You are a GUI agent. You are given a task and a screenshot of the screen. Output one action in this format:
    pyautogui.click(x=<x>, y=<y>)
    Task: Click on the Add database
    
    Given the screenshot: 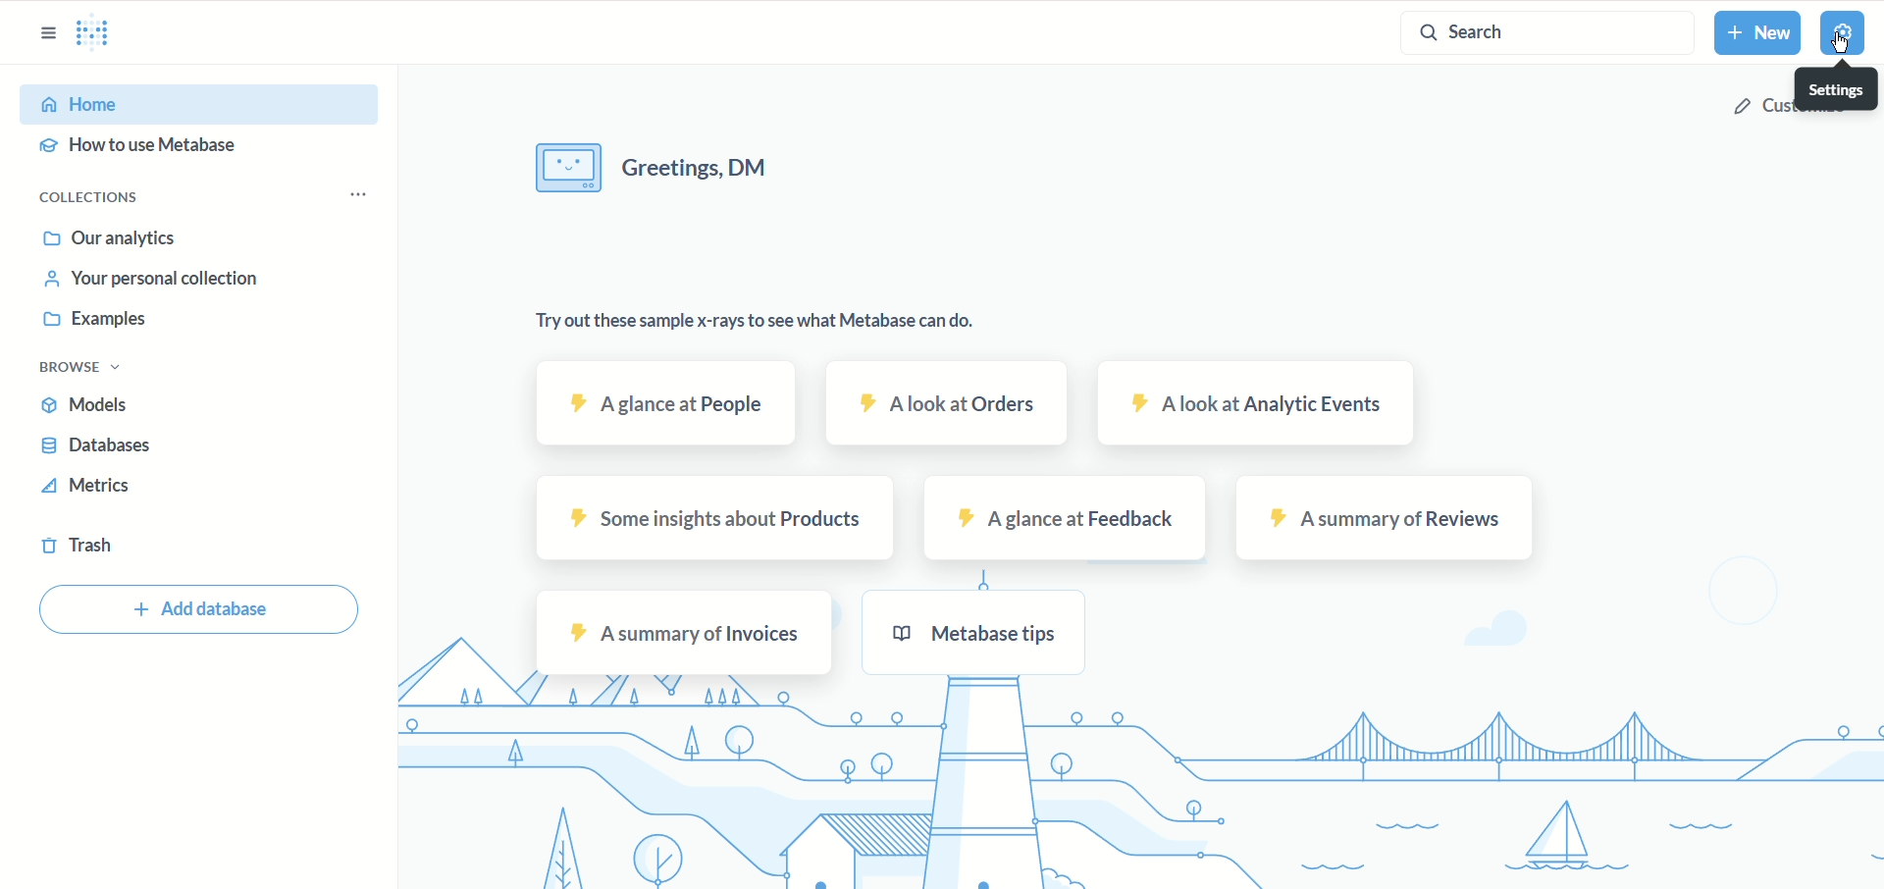 What is the action you would take?
    pyautogui.click(x=205, y=609)
    